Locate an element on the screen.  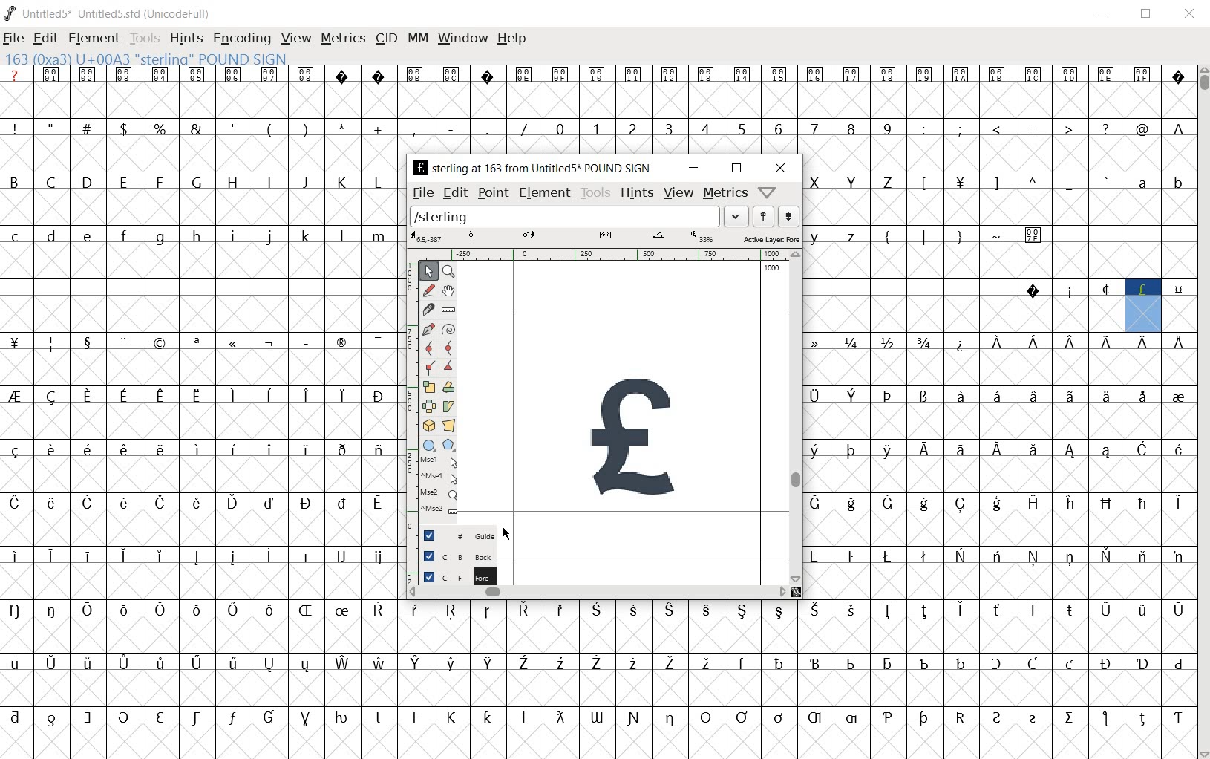
metrics is located at coordinates (725, 192).